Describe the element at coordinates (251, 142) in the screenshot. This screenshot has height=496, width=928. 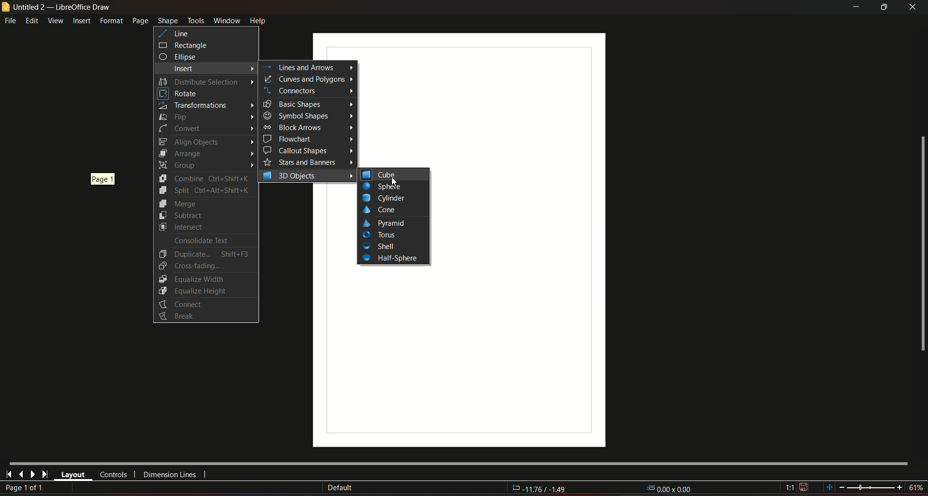
I see `Arrow` at that location.